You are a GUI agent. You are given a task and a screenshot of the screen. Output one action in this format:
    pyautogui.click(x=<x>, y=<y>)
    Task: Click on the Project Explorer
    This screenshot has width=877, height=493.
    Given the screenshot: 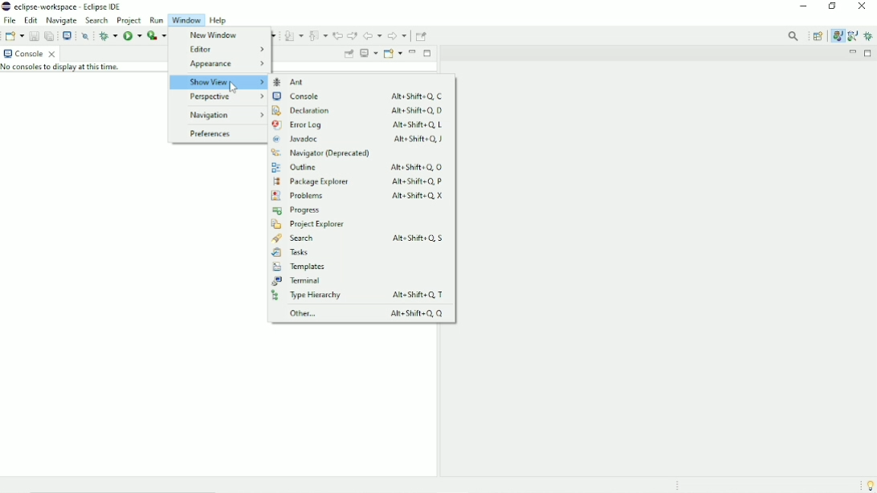 What is the action you would take?
    pyautogui.click(x=308, y=225)
    